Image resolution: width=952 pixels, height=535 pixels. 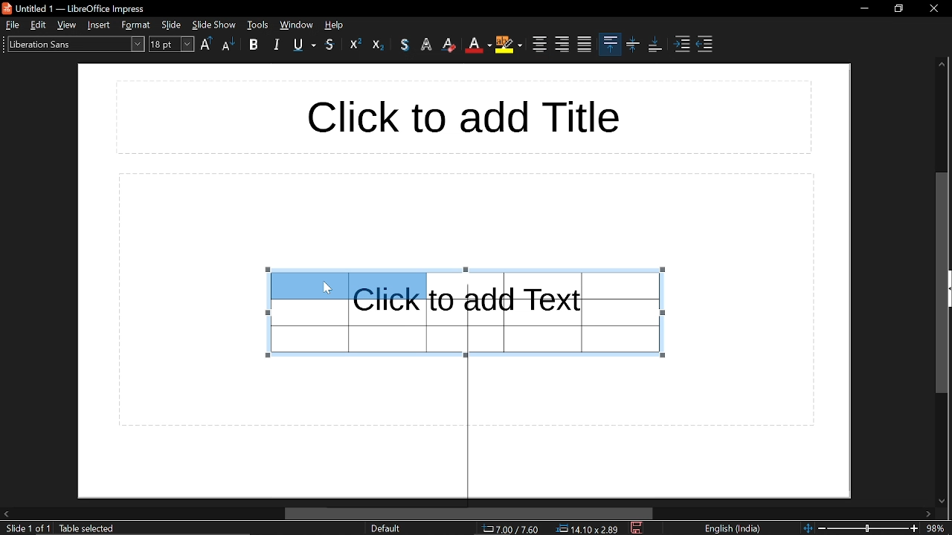 I want to click on zoom out, so click(x=822, y=528).